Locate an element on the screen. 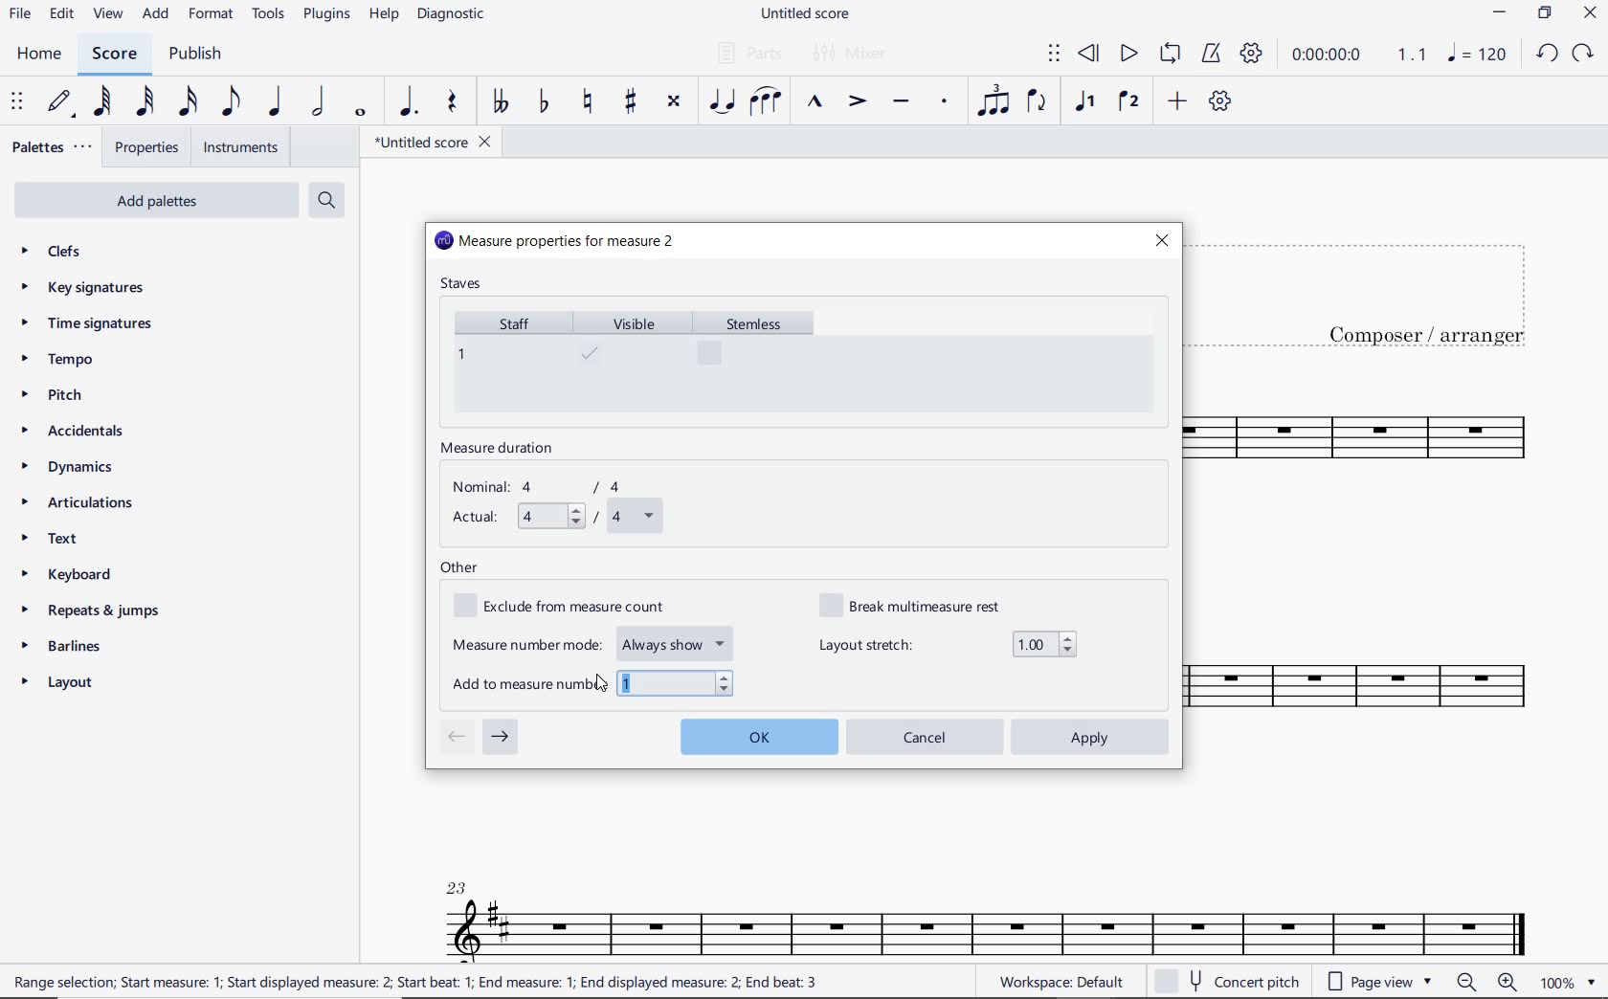  NOTE is located at coordinates (1476, 55).